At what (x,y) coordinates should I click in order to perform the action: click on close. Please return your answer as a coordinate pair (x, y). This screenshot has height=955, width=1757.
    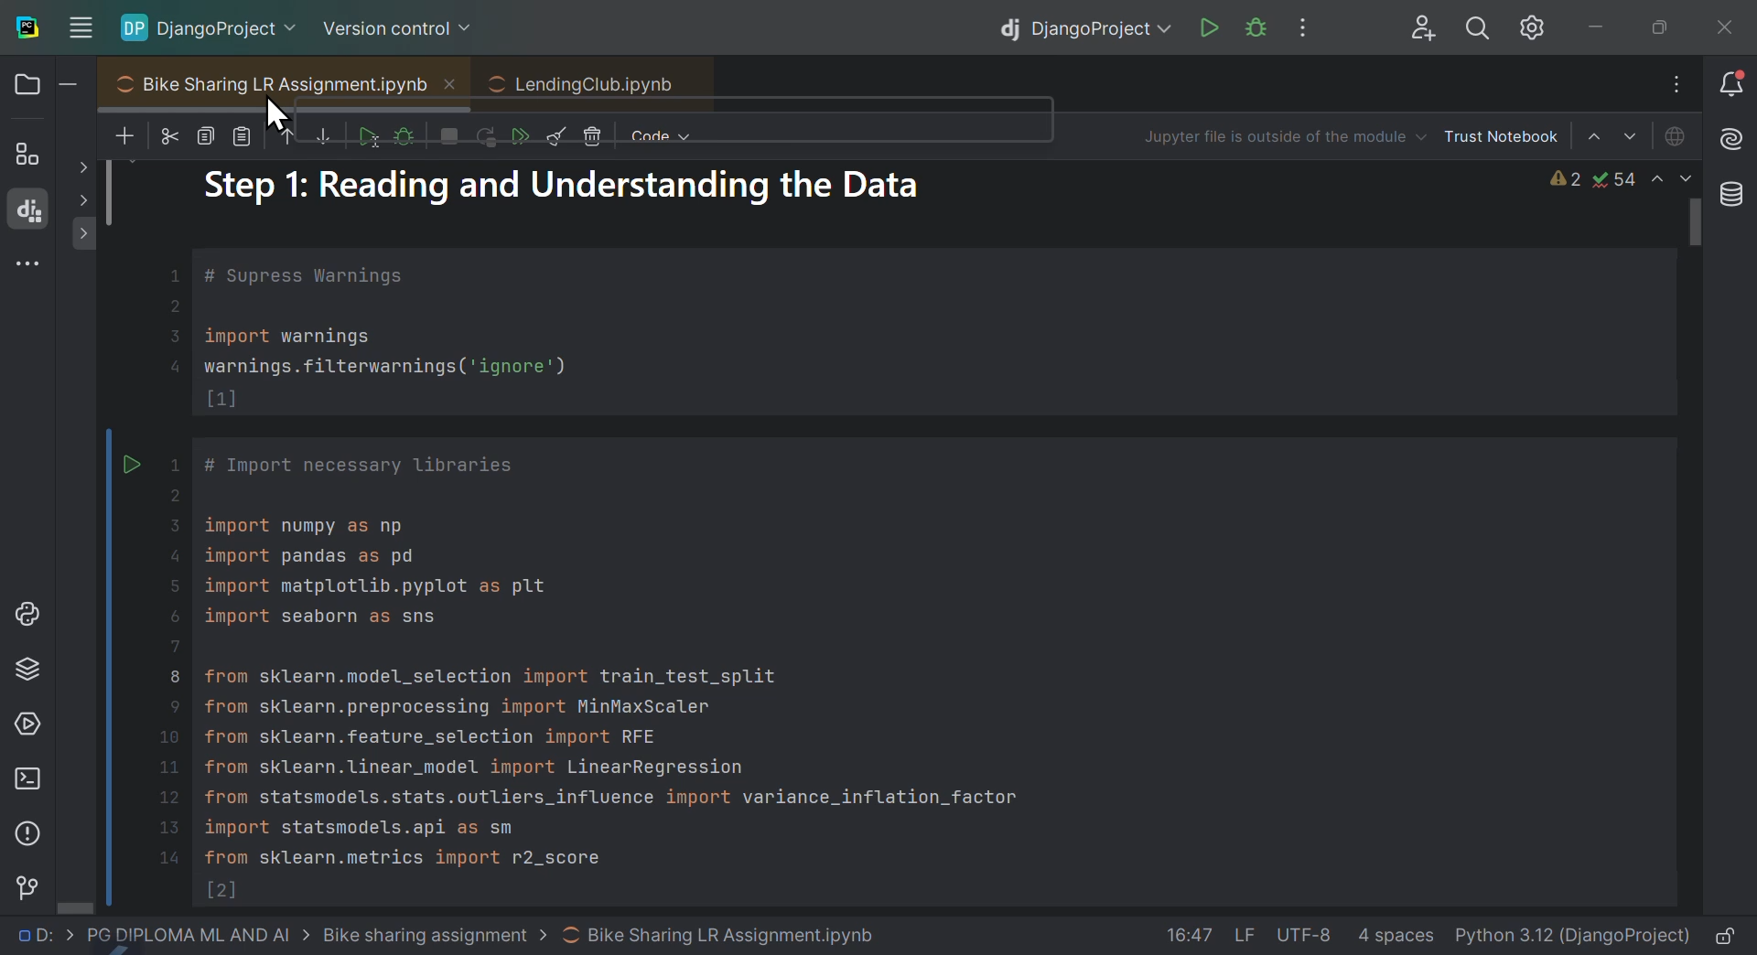
    Looking at the image, I should click on (1724, 27).